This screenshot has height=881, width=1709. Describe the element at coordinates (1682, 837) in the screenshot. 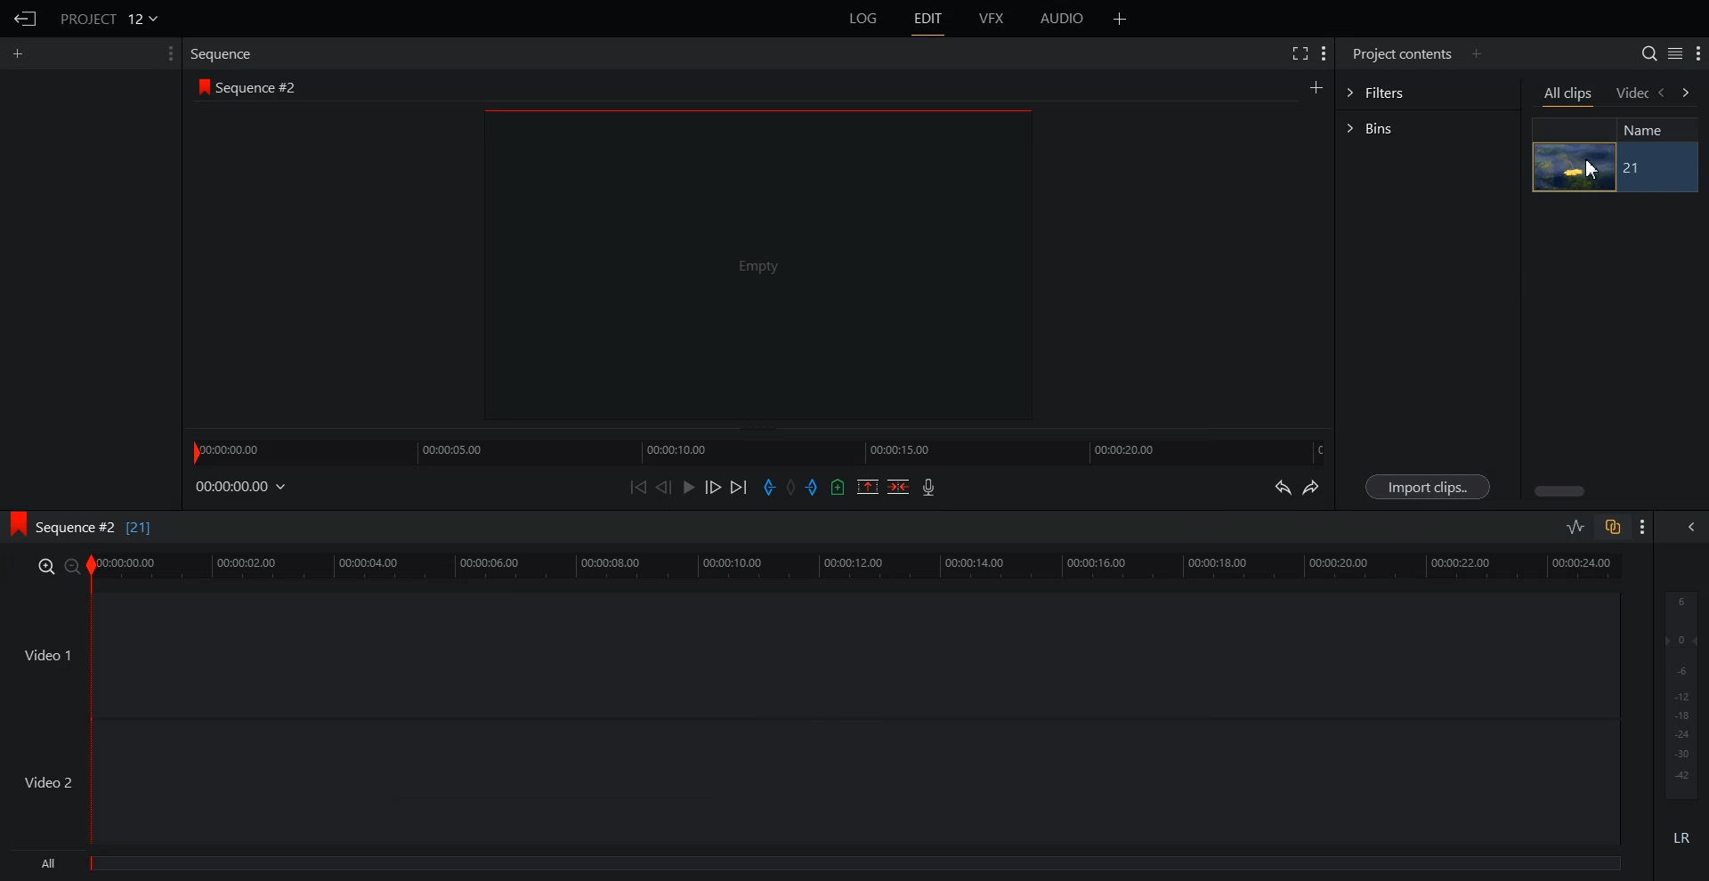

I see `Mute` at that location.